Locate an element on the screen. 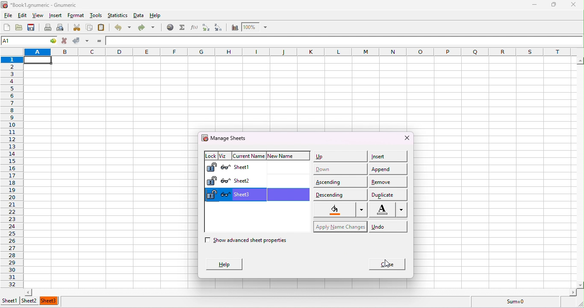 The width and height of the screenshot is (584, 308). sheet 1 is located at coordinates (270, 168).